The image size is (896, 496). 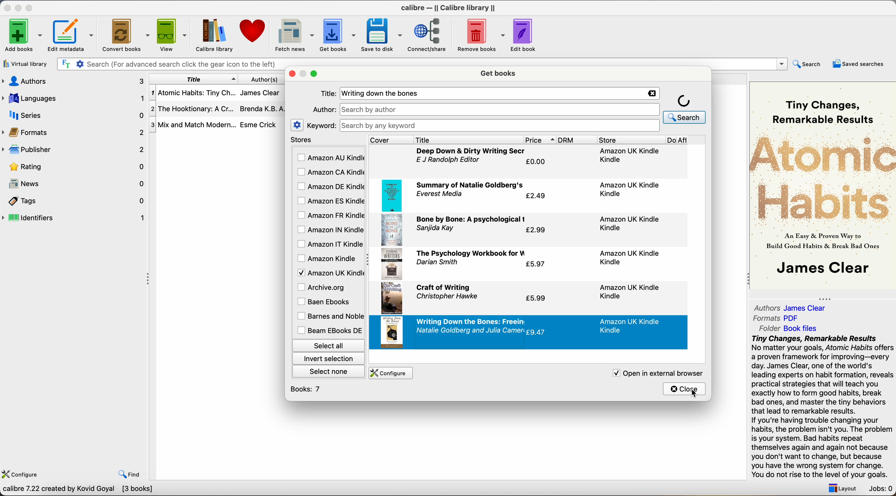 What do you see at coordinates (449, 161) in the screenshot?
I see `E J Randolph Editor ` at bounding box center [449, 161].